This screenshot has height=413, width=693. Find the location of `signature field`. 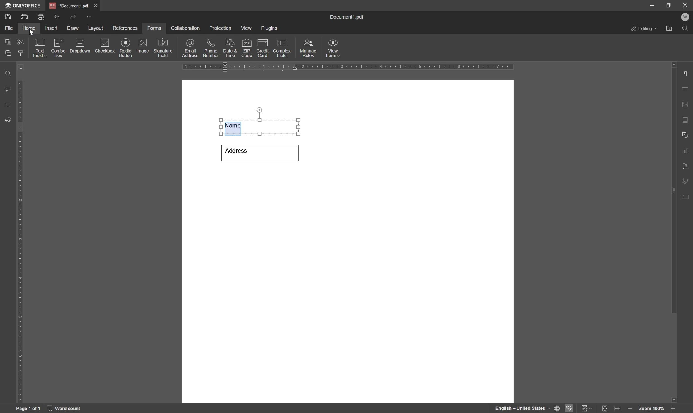

signature field is located at coordinates (164, 48).